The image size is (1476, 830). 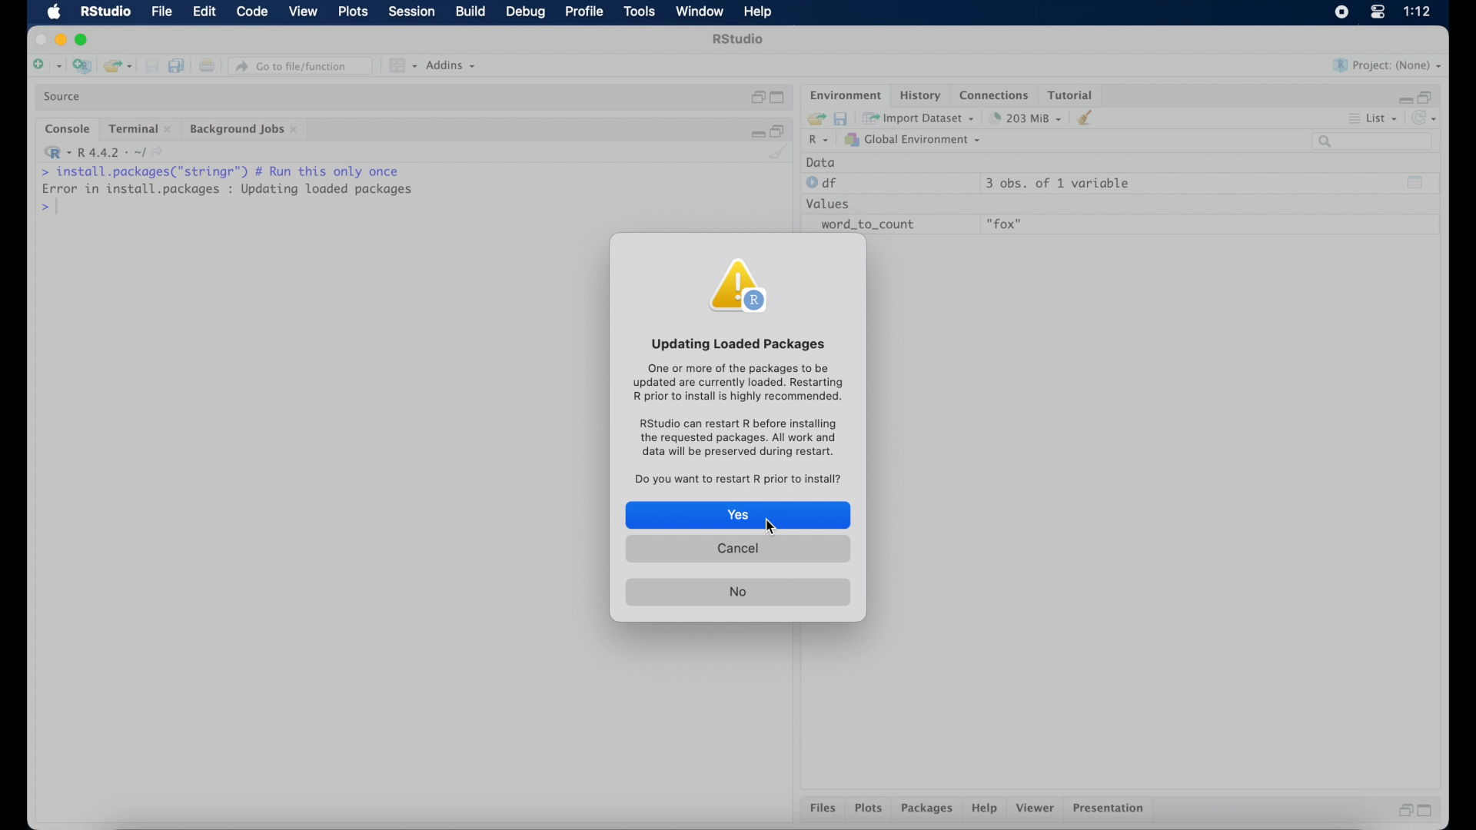 What do you see at coordinates (1388, 65) in the screenshot?
I see `project (none)` at bounding box center [1388, 65].